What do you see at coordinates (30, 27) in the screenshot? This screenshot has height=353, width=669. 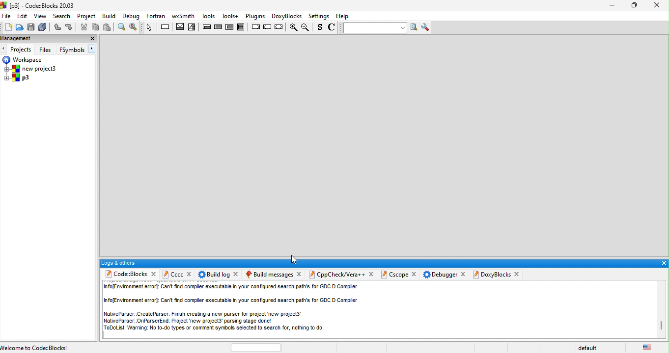 I see `save` at bounding box center [30, 27].